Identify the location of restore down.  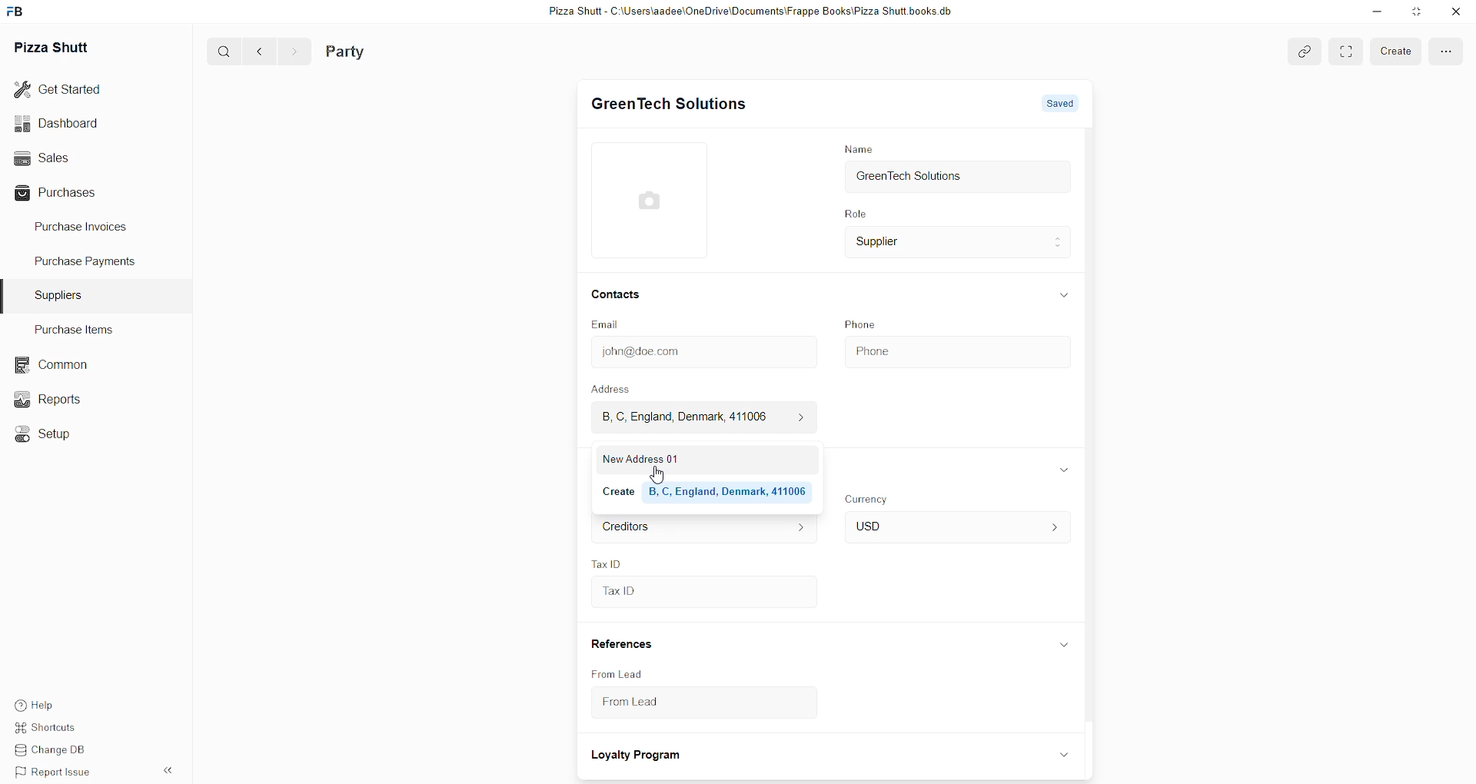
(1414, 12).